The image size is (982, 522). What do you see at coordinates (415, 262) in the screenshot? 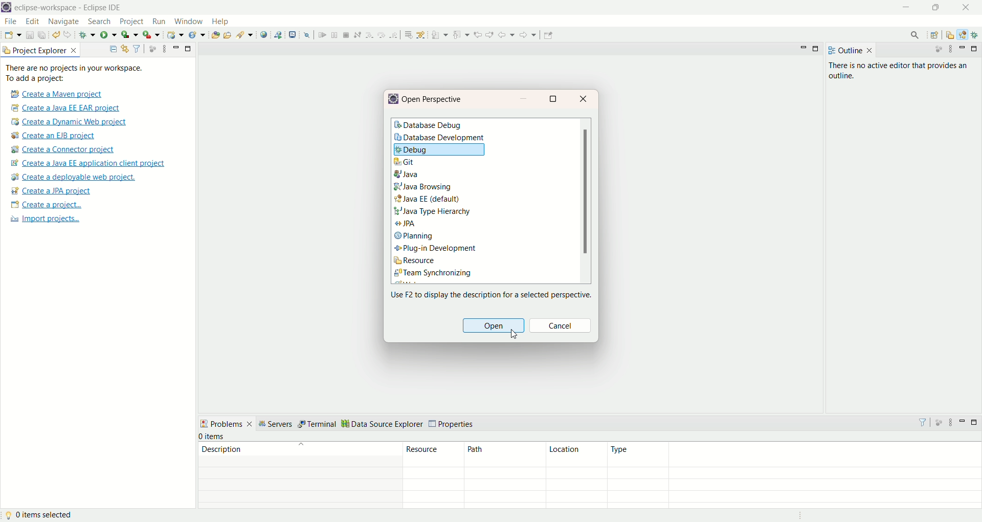
I see `resource` at bounding box center [415, 262].